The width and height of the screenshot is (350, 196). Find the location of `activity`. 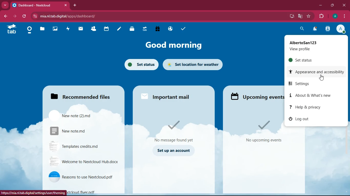

activity is located at coordinates (327, 29).